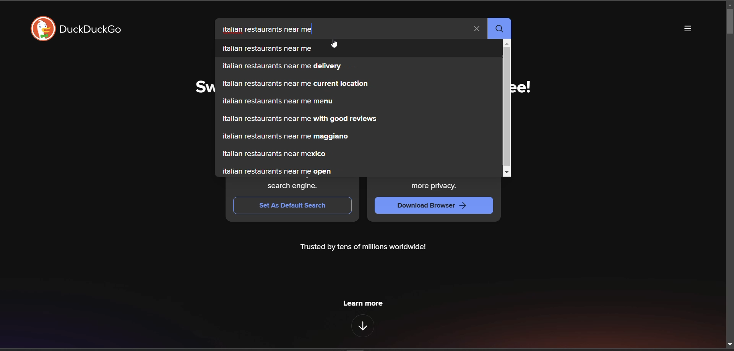 The image size is (734, 351). I want to click on Get our free browser for even more privacy., so click(435, 185).